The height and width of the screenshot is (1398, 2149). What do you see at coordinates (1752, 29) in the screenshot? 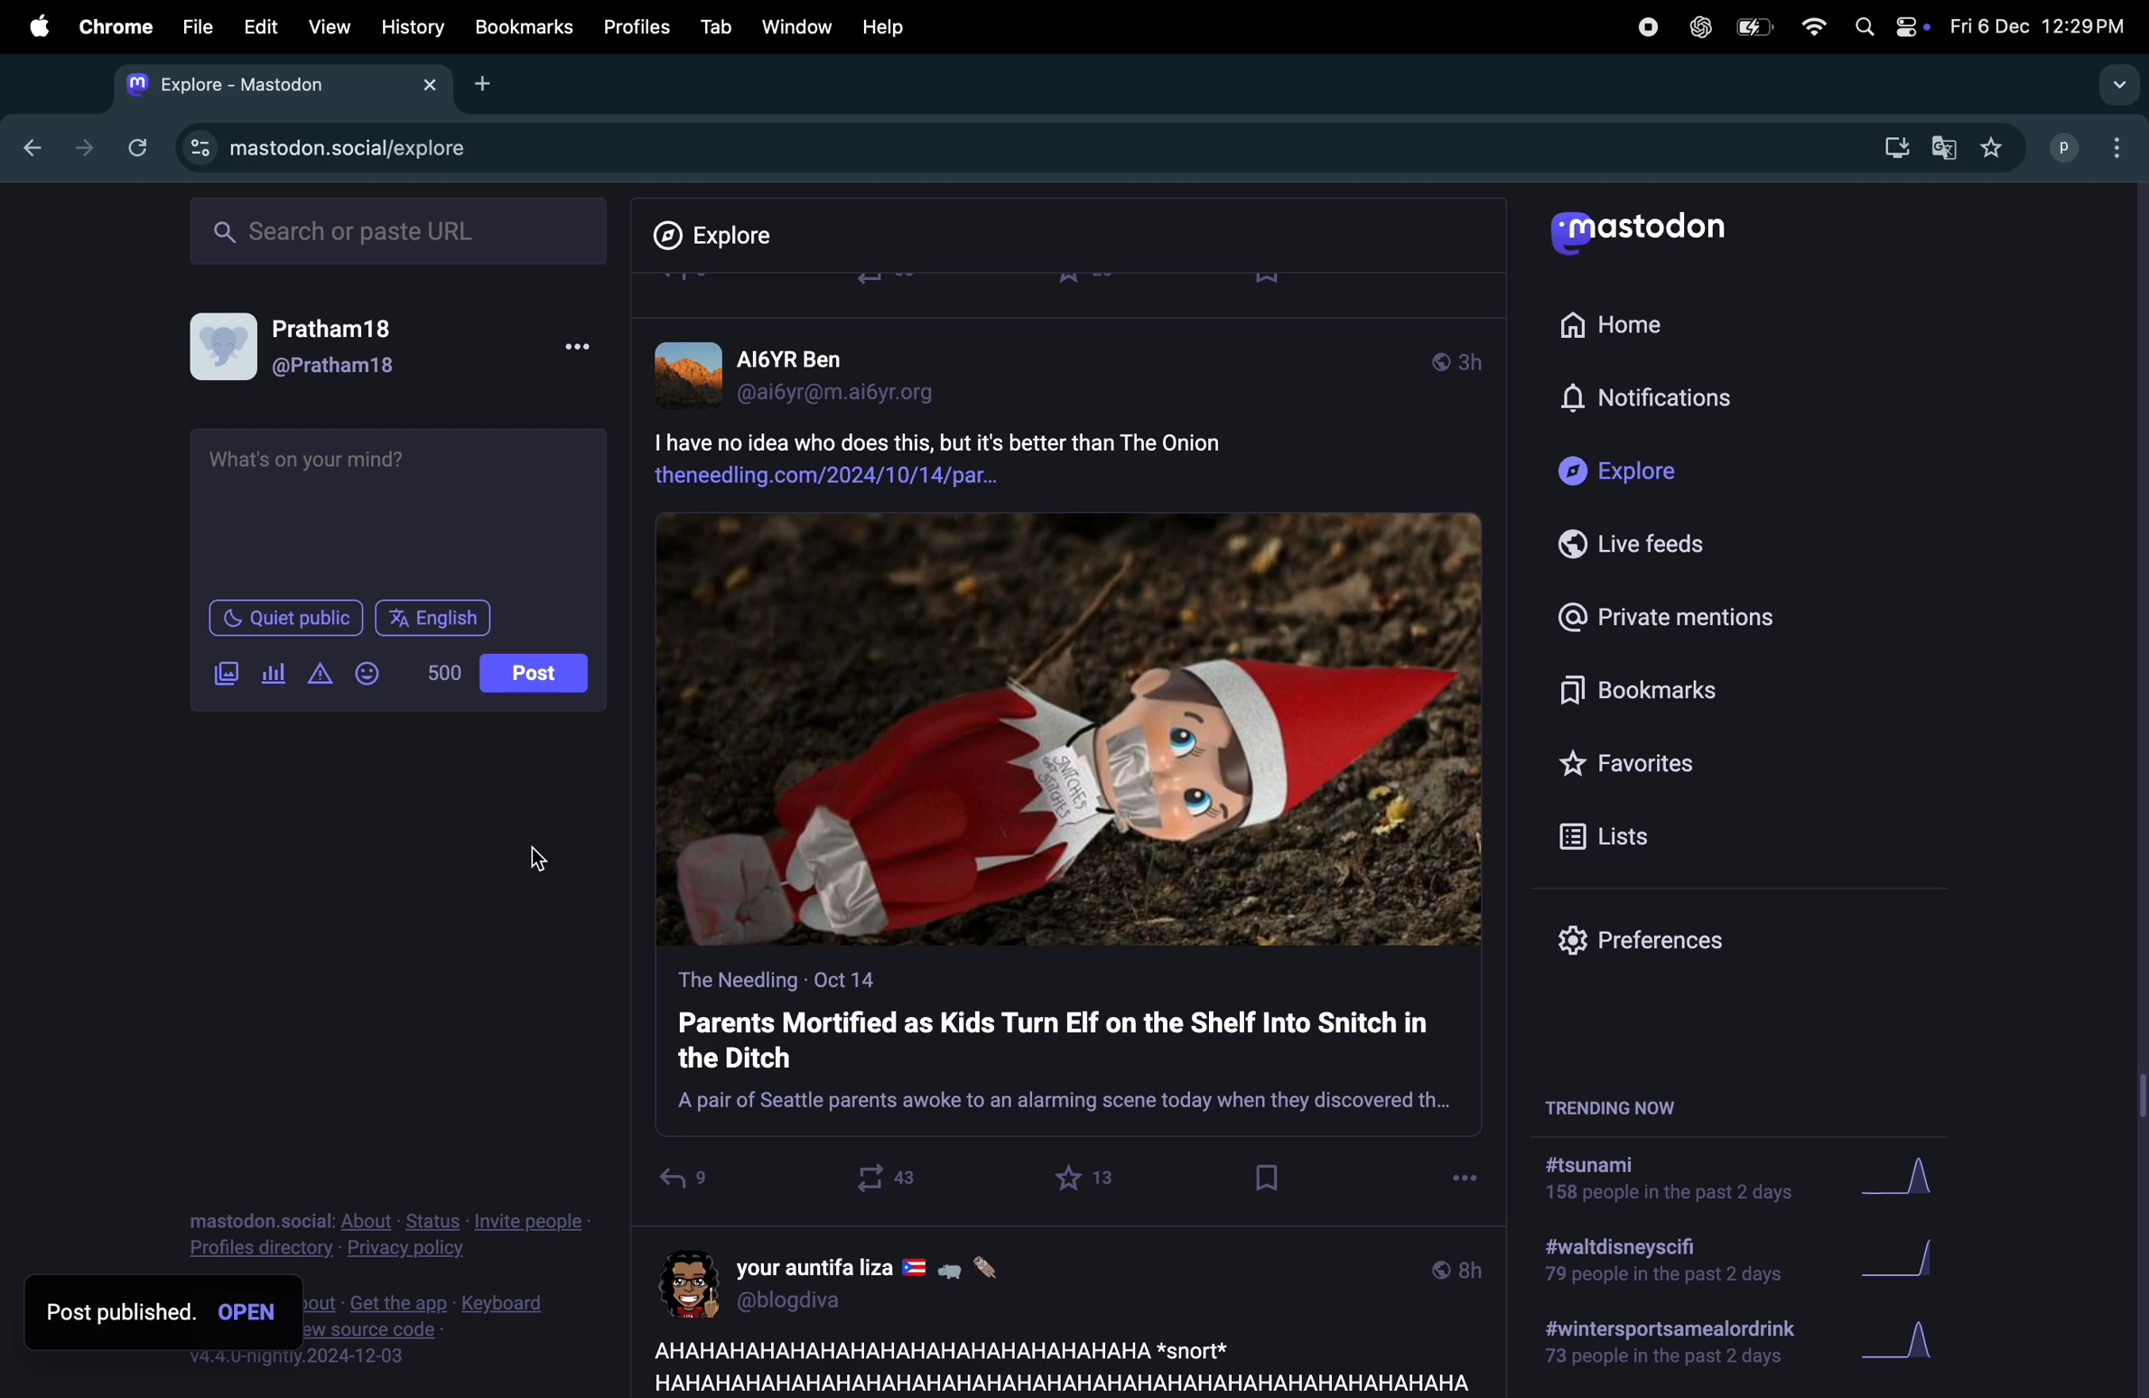
I see `battery` at bounding box center [1752, 29].